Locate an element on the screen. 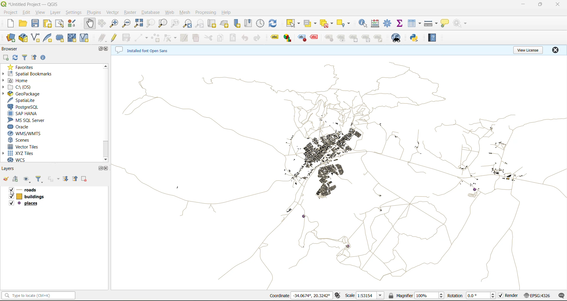  c\:os is located at coordinates (22, 87).